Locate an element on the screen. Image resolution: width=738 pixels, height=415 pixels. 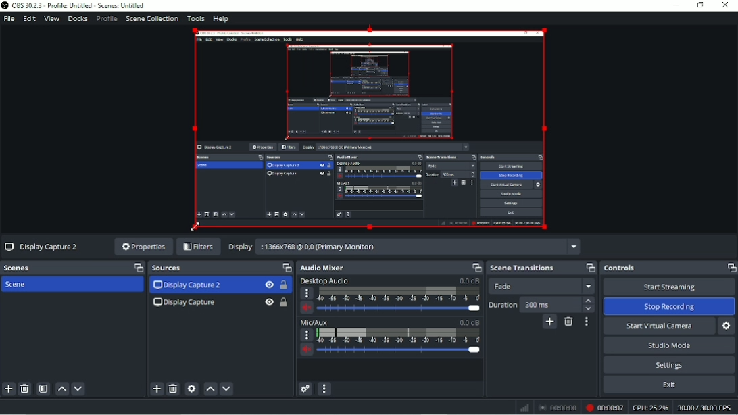
slider is located at coordinates (400, 352).